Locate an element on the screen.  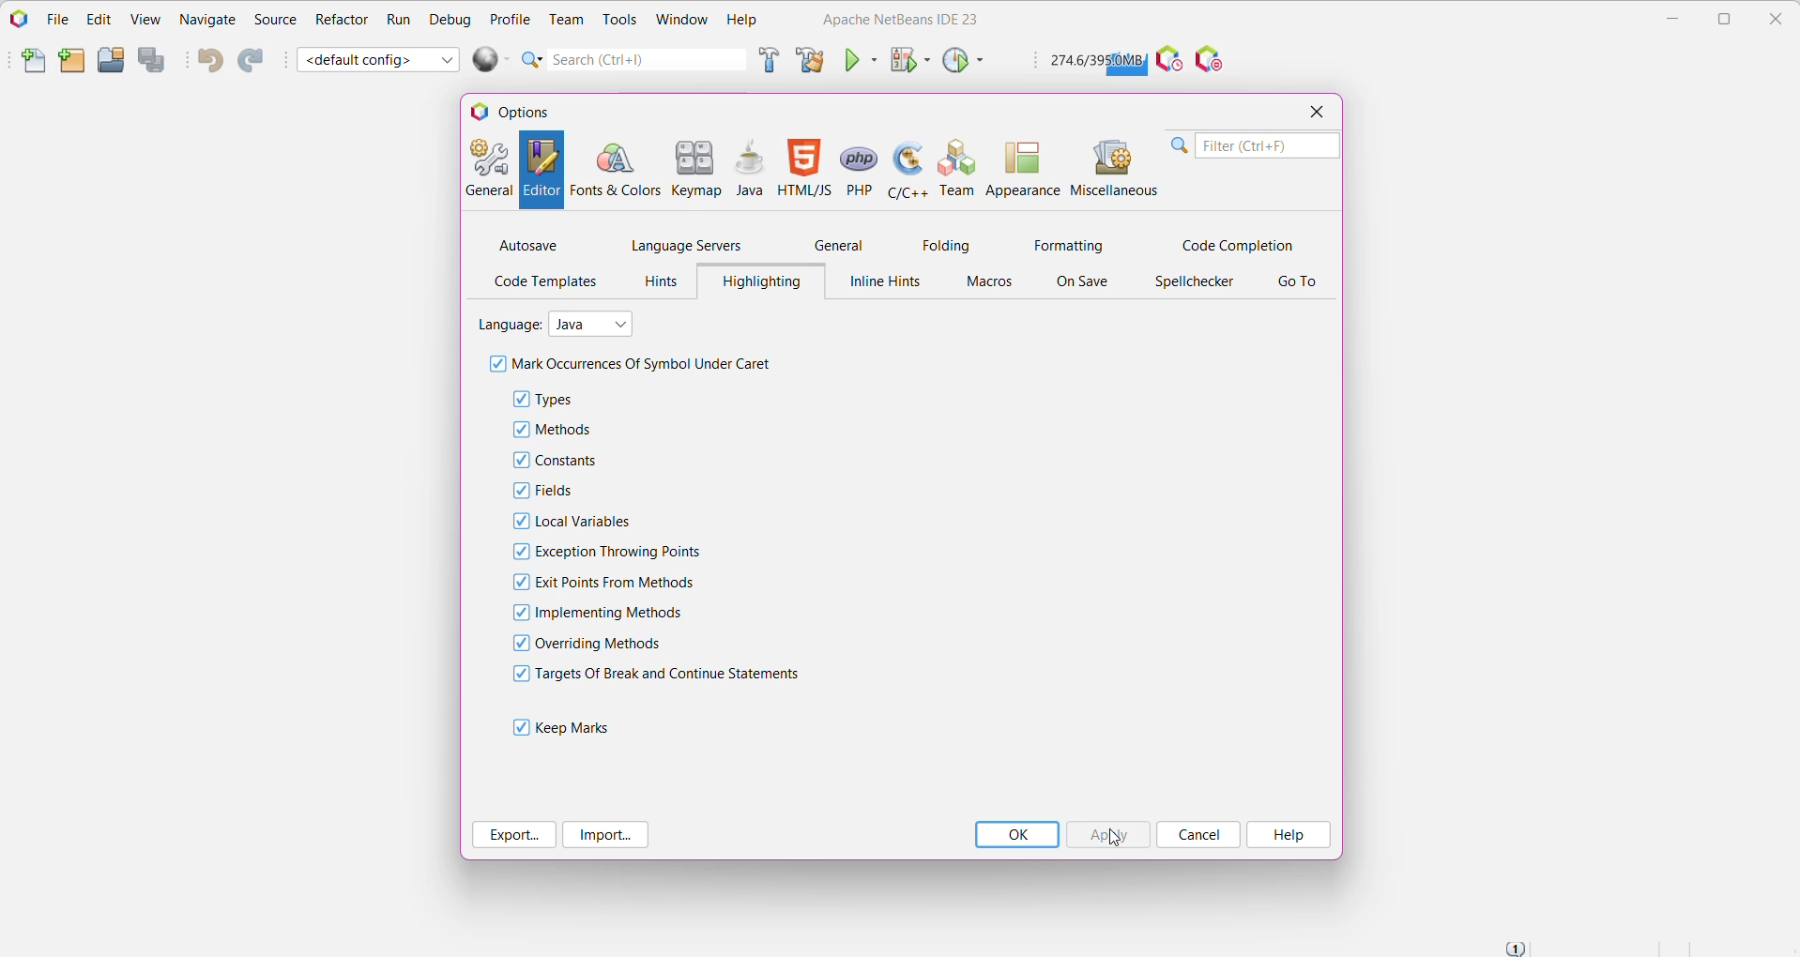
Minimize is located at coordinates (1668, 19).